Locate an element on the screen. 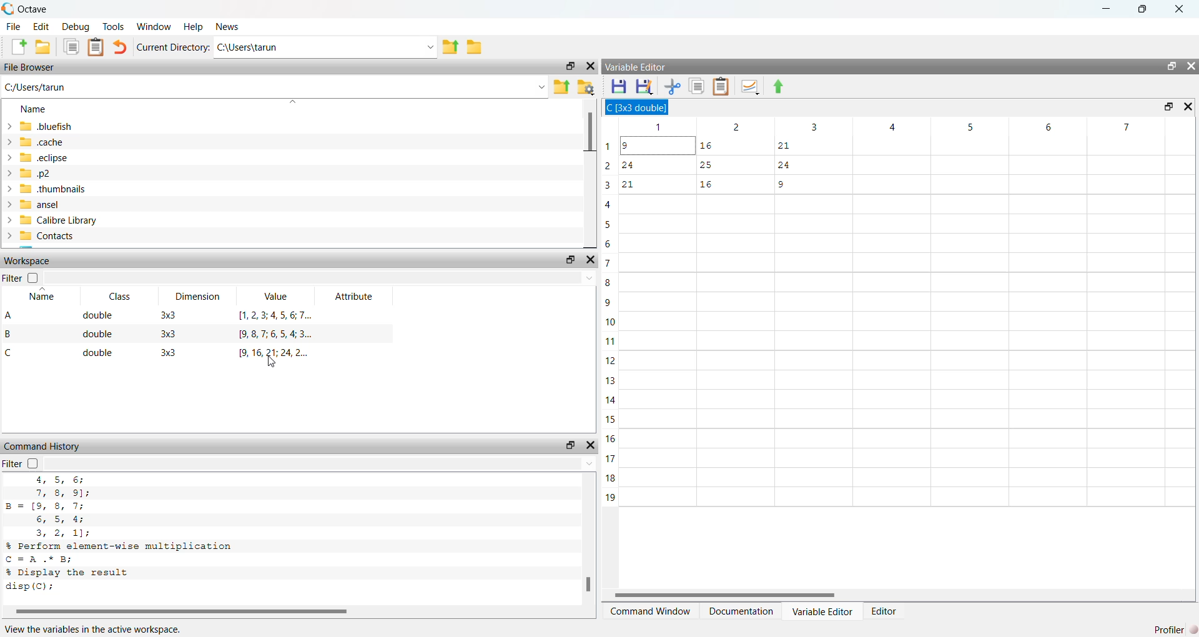 The image size is (1199, 637). Close is located at coordinates (1190, 65).